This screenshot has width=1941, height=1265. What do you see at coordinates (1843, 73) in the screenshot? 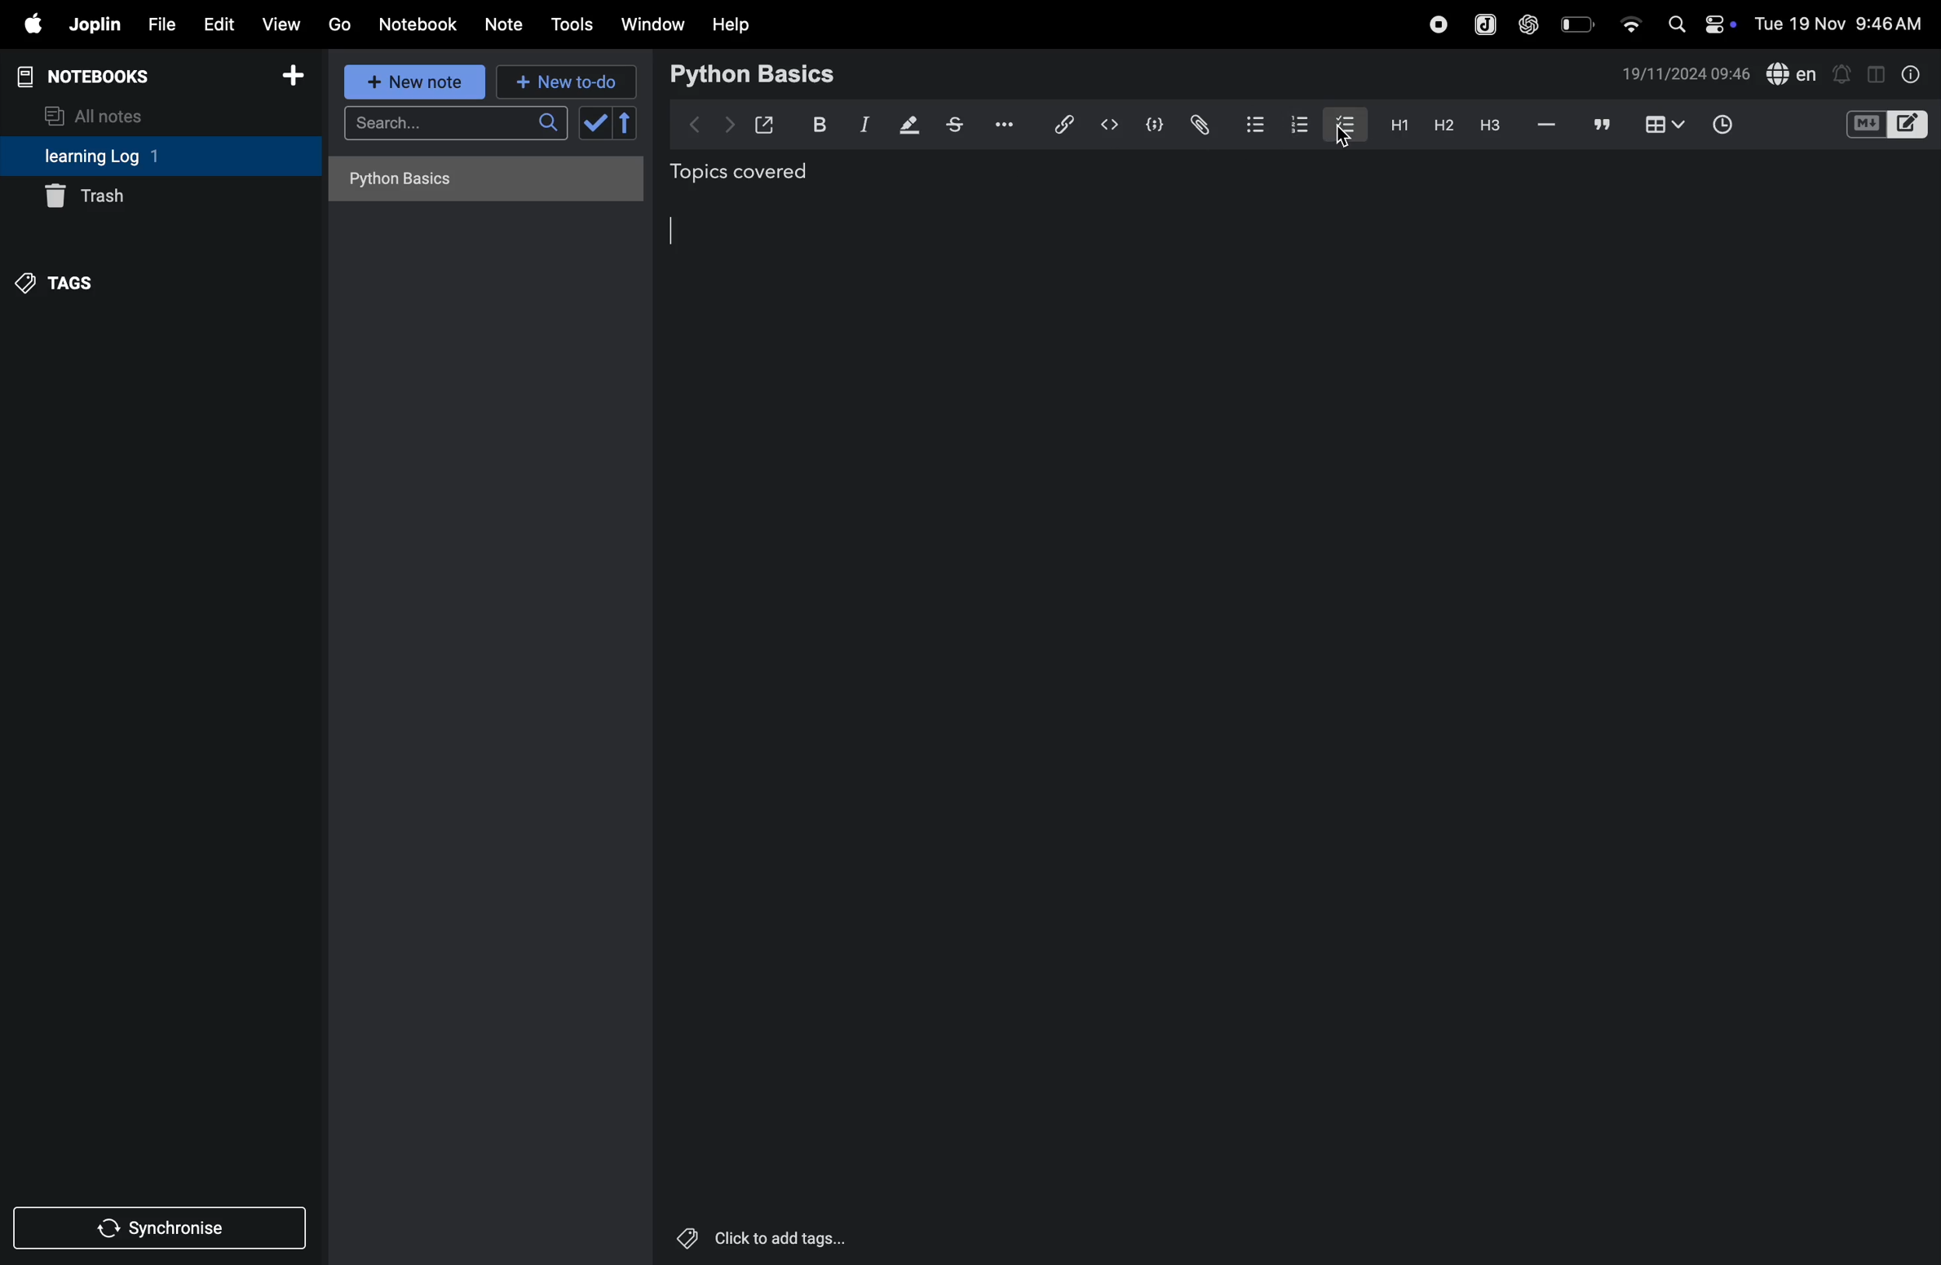
I see `alert` at bounding box center [1843, 73].